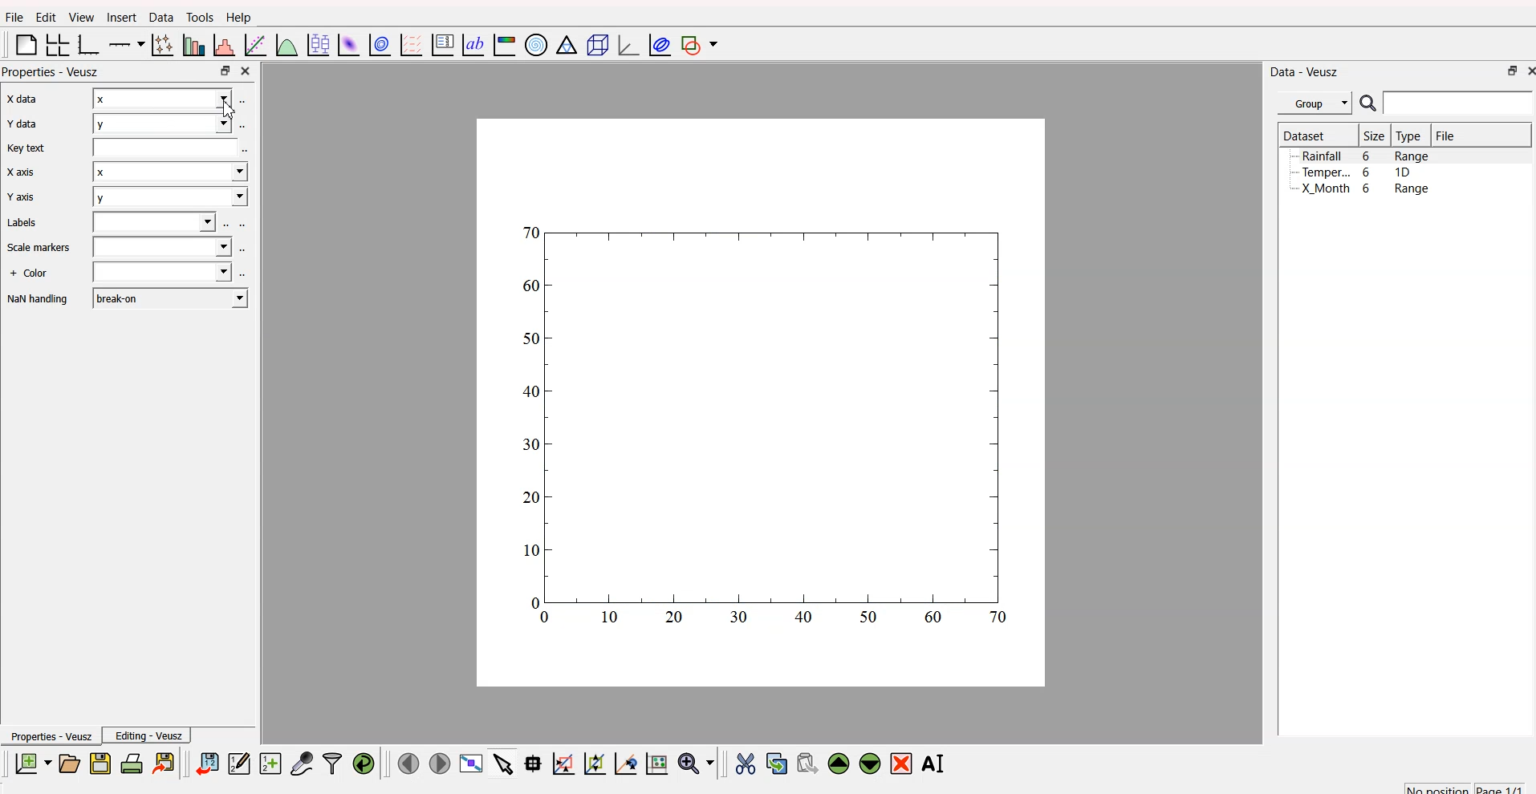  What do you see at coordinates (19, 100) in the screenshot?
I see `x axis` at bounding box center [19, 100].